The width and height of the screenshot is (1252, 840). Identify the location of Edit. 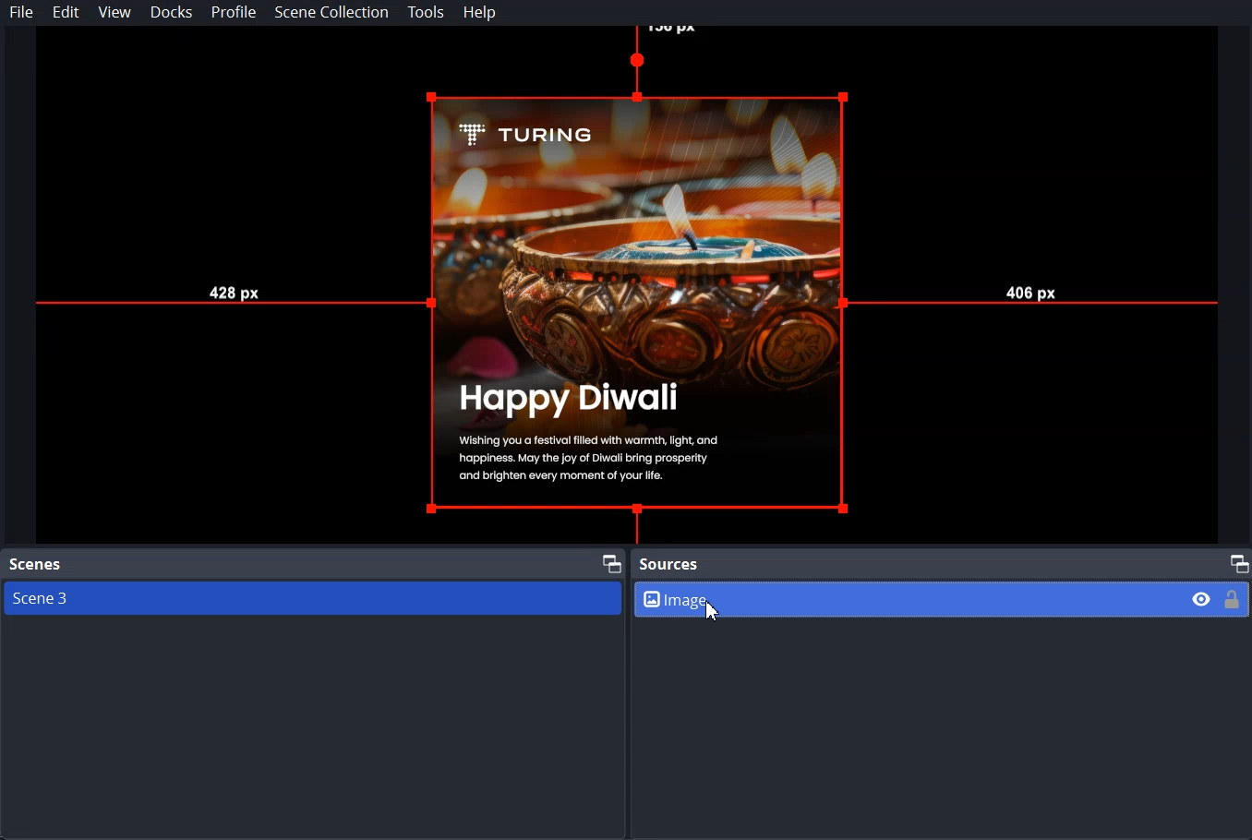
(66, 13).